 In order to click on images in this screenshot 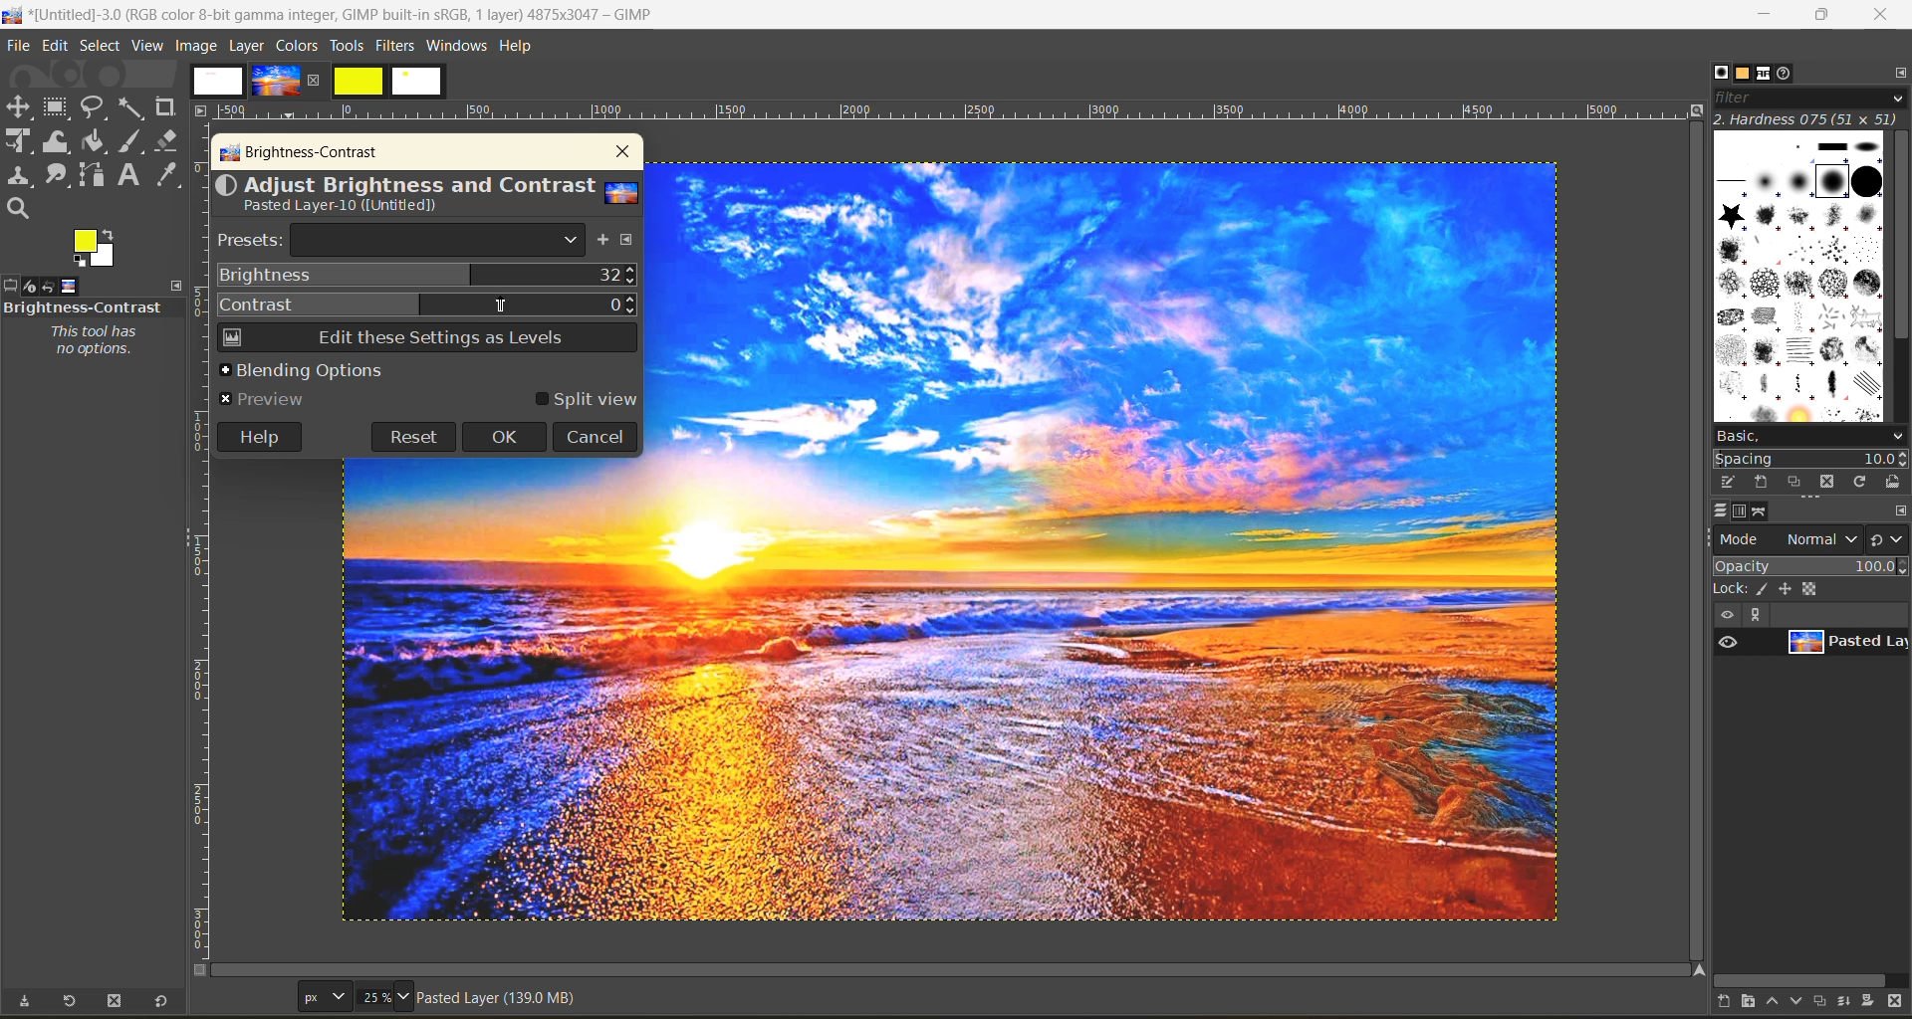, I will do `click(70, 284)`.